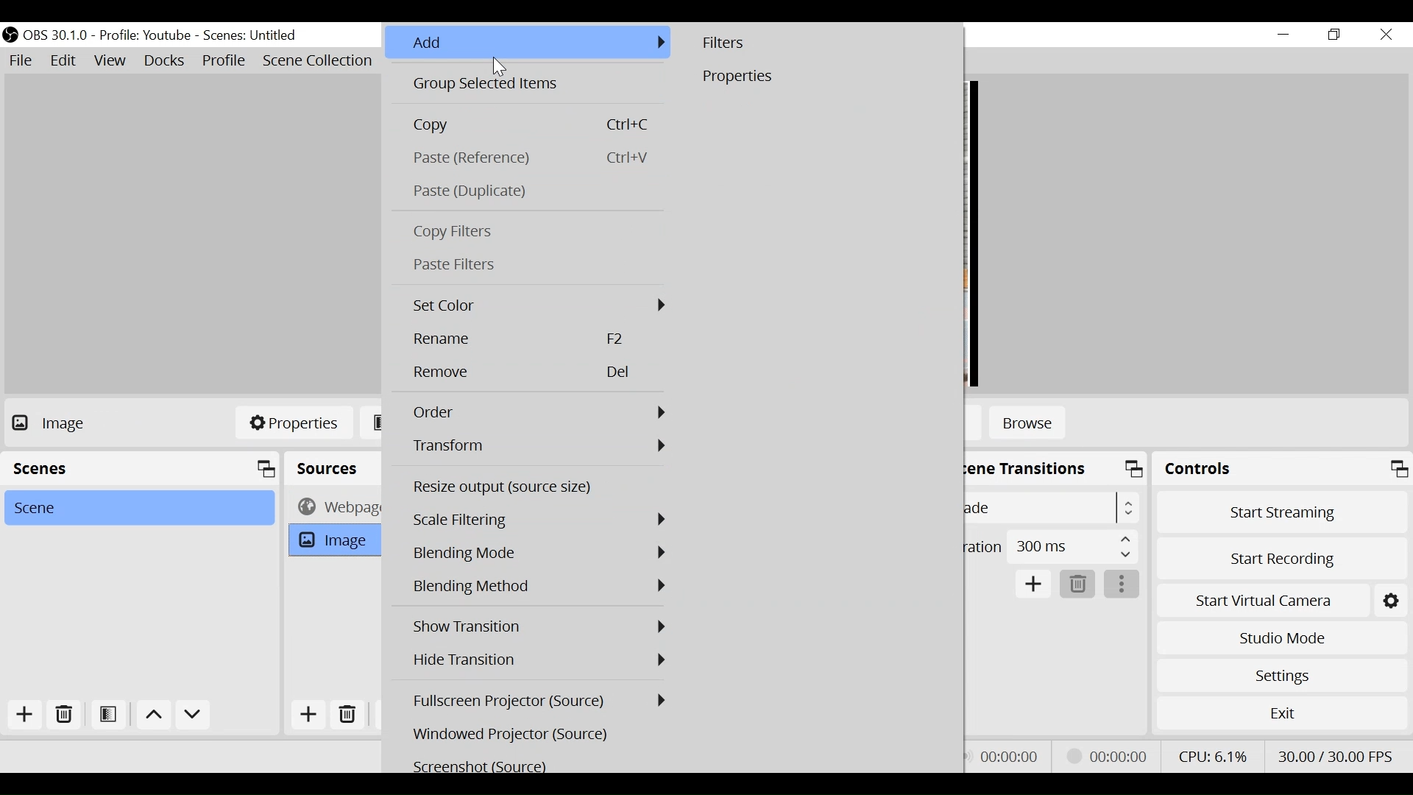  Describe the element at coordinates (1027, 425) in the screenshot. I see `Browse` at that location.